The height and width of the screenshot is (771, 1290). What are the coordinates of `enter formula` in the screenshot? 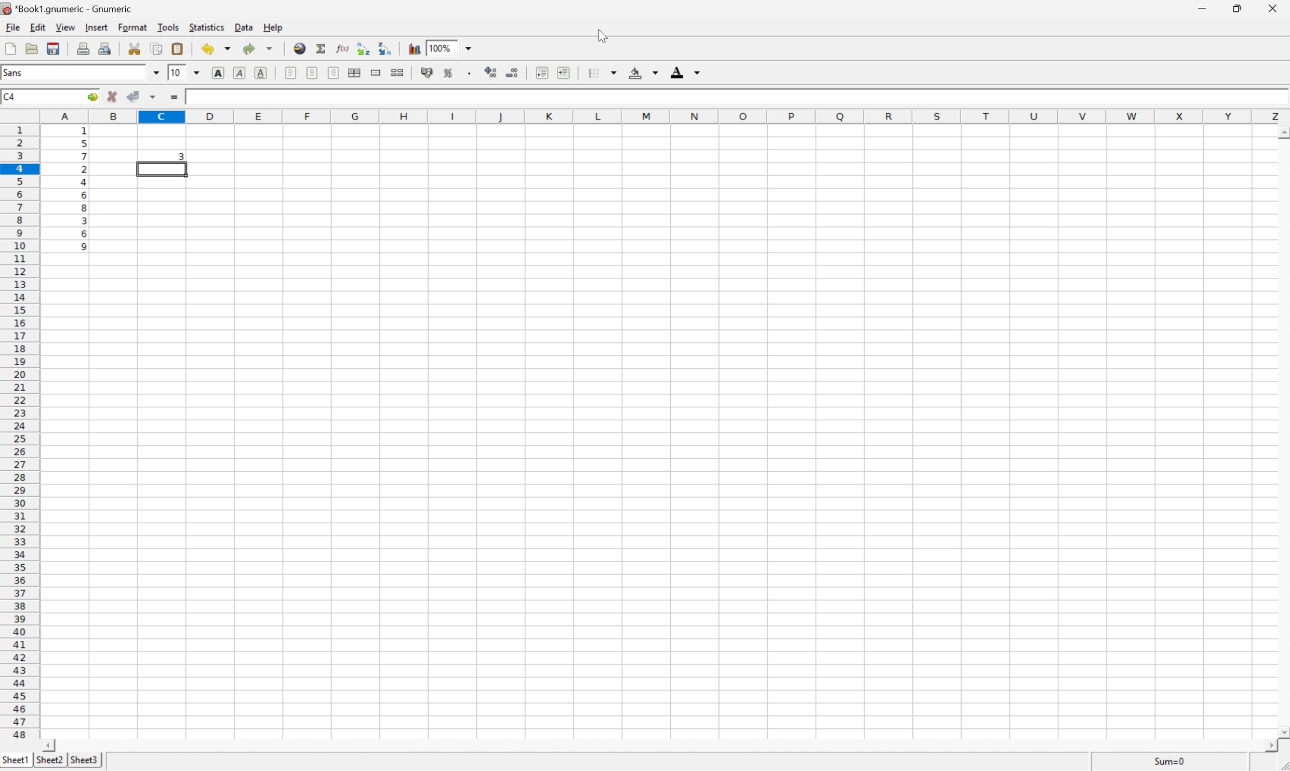 It's located at (177, 97).